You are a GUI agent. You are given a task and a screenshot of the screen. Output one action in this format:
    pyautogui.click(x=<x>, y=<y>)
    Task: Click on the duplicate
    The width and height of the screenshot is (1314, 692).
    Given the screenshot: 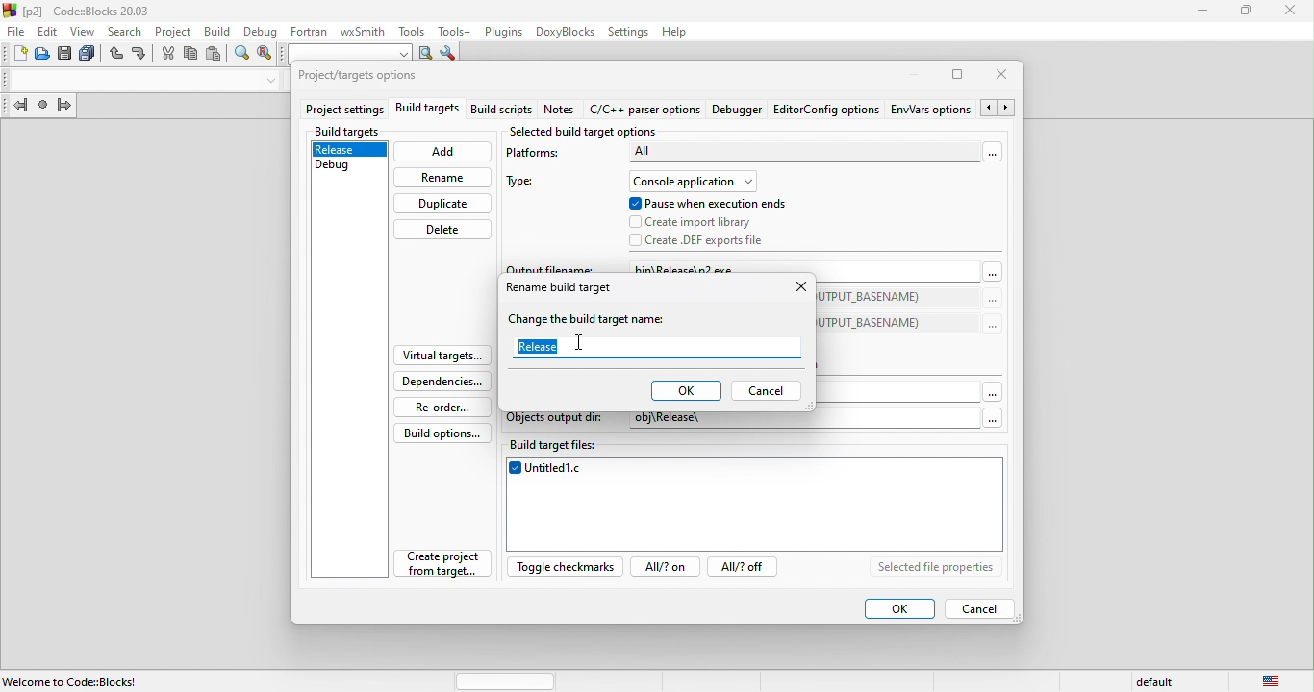 What is the action you would take?
    pyautogui.click(x=443, y=203)
    